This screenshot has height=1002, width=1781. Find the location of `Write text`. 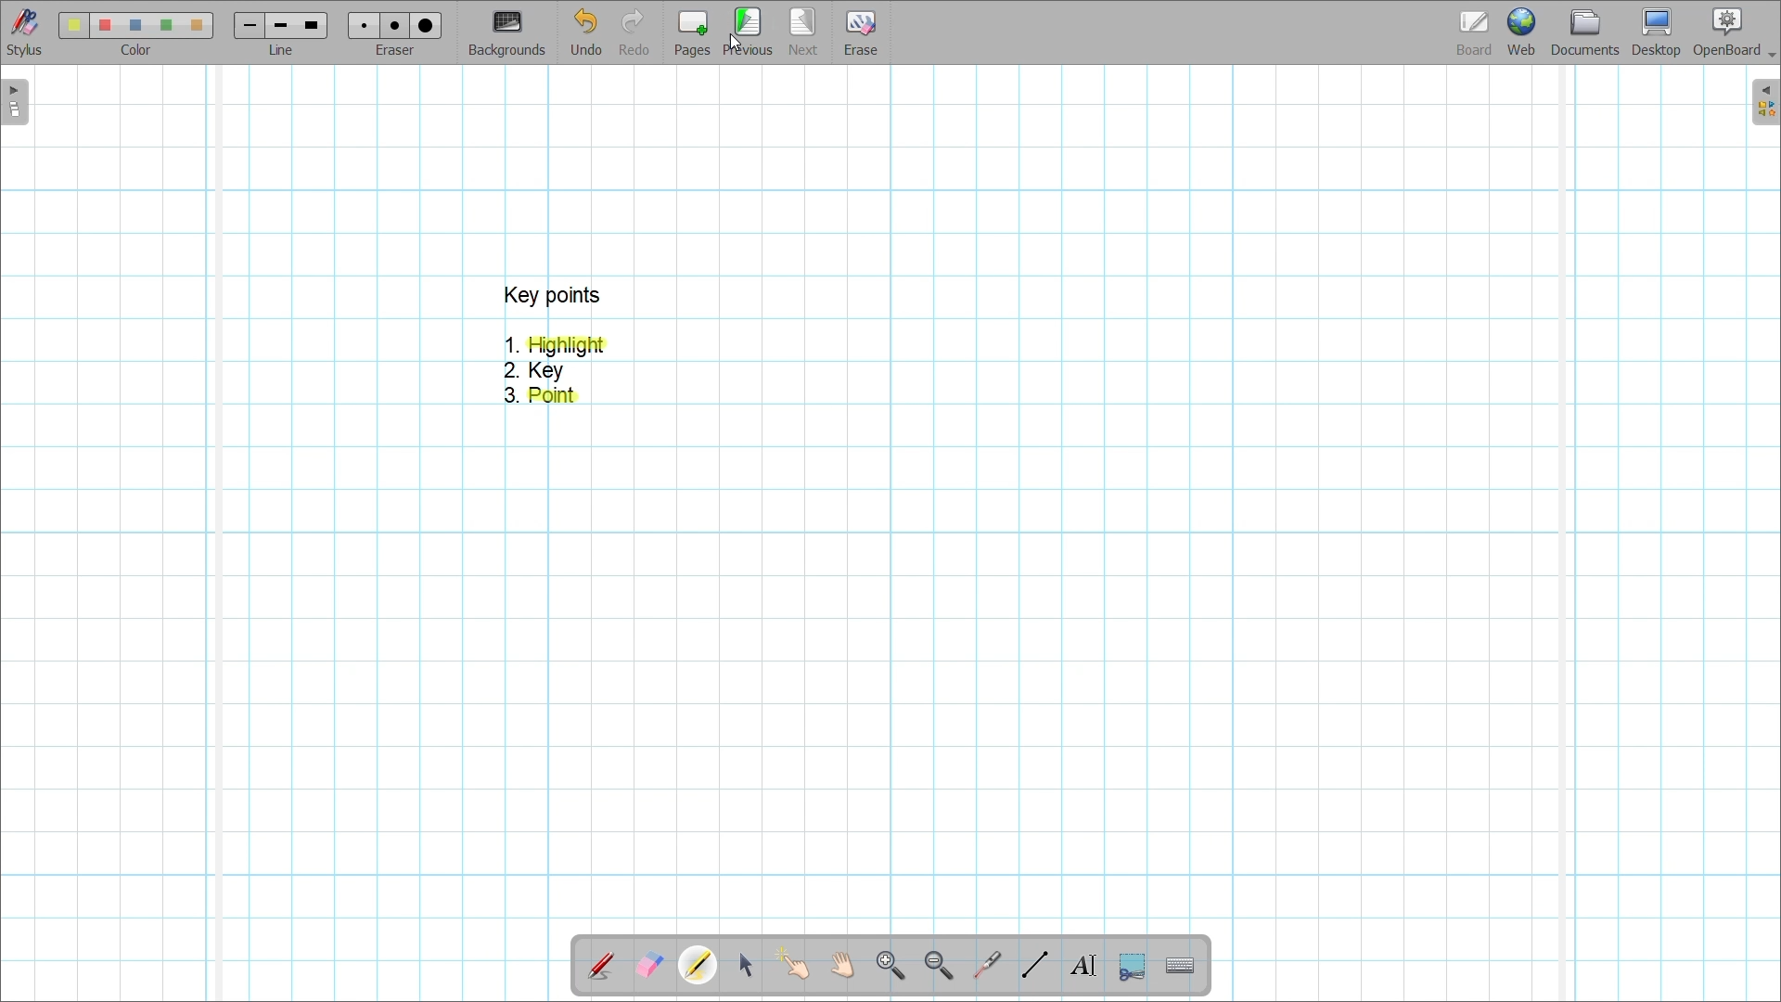

Write text is located at coordinates (1083, 966).